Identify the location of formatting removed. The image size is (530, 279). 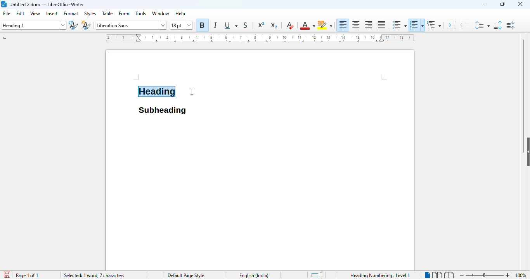
(157, 92).